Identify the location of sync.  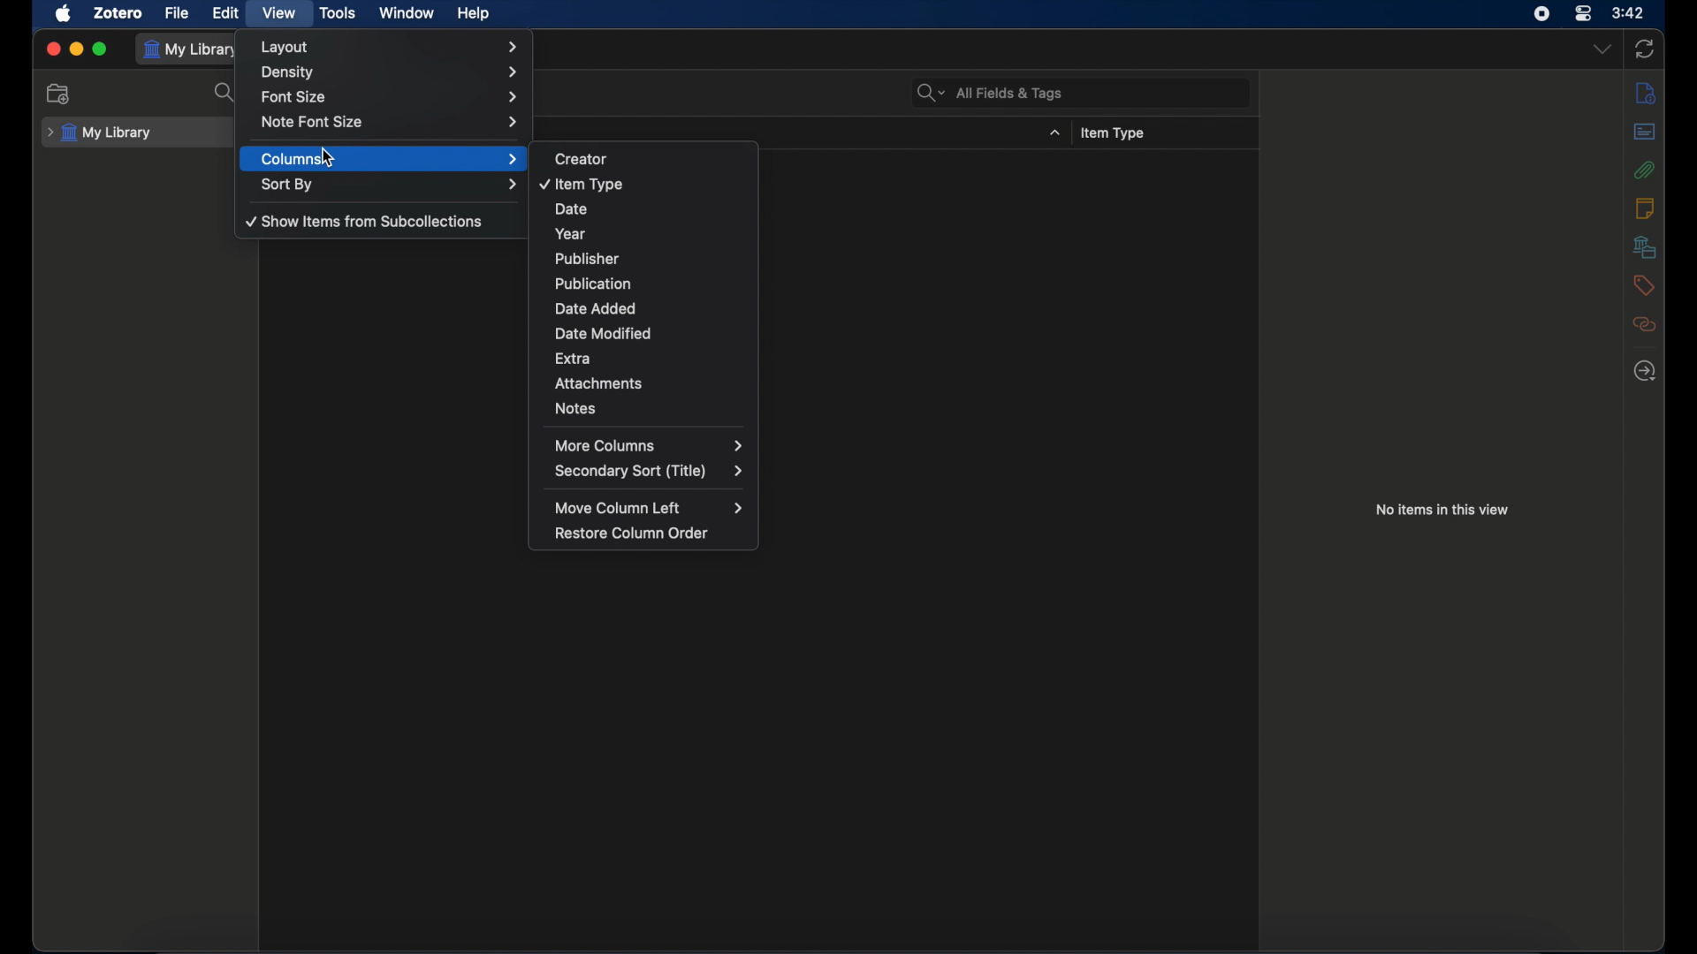
(1645, 49).